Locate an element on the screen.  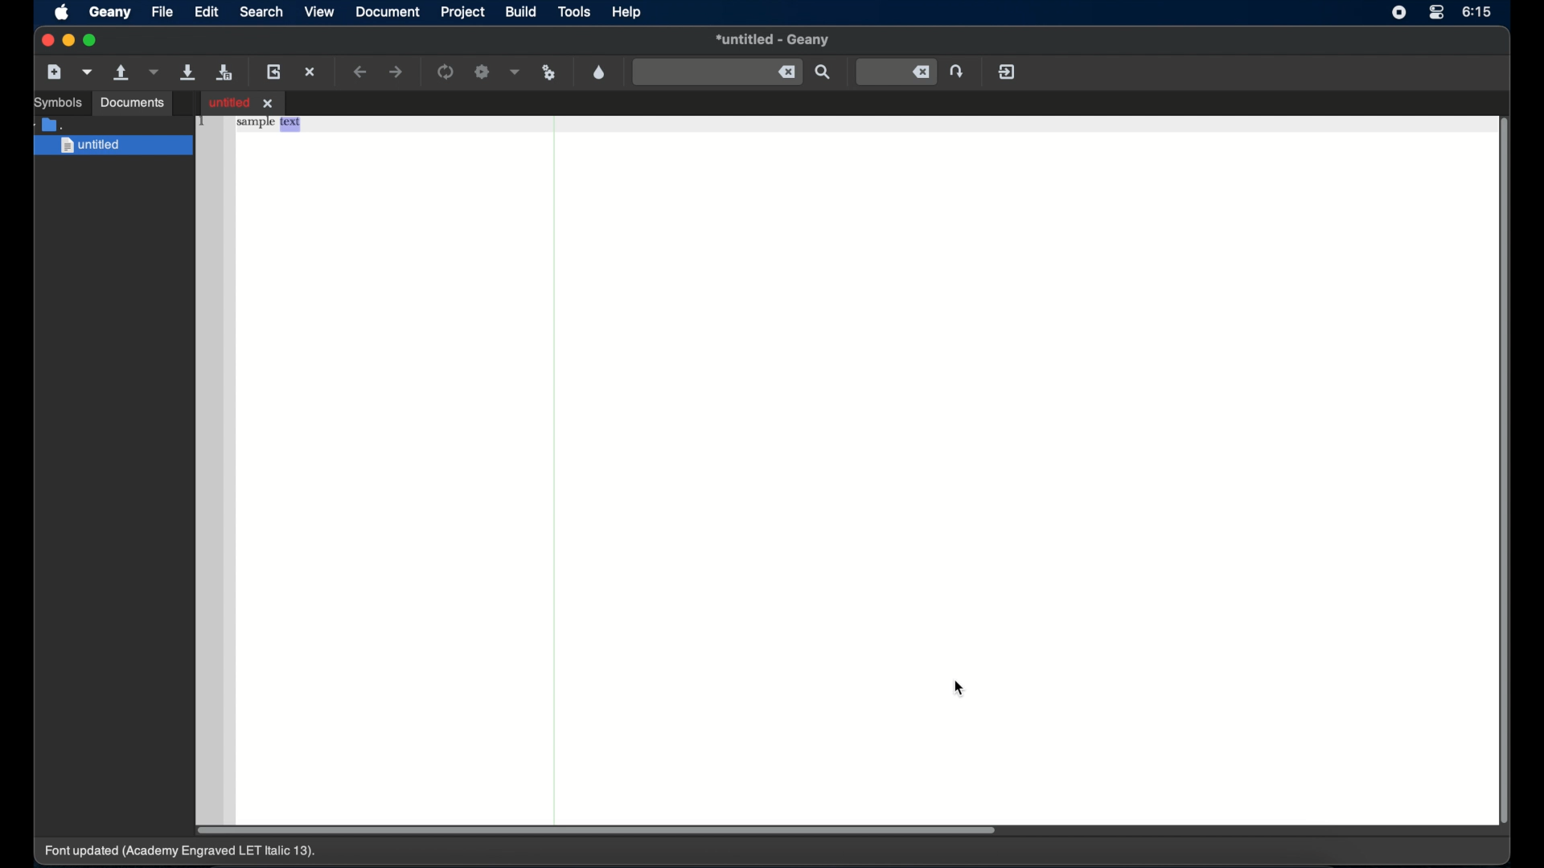
find the entered text in the current file is located at coordinates (717, 72).